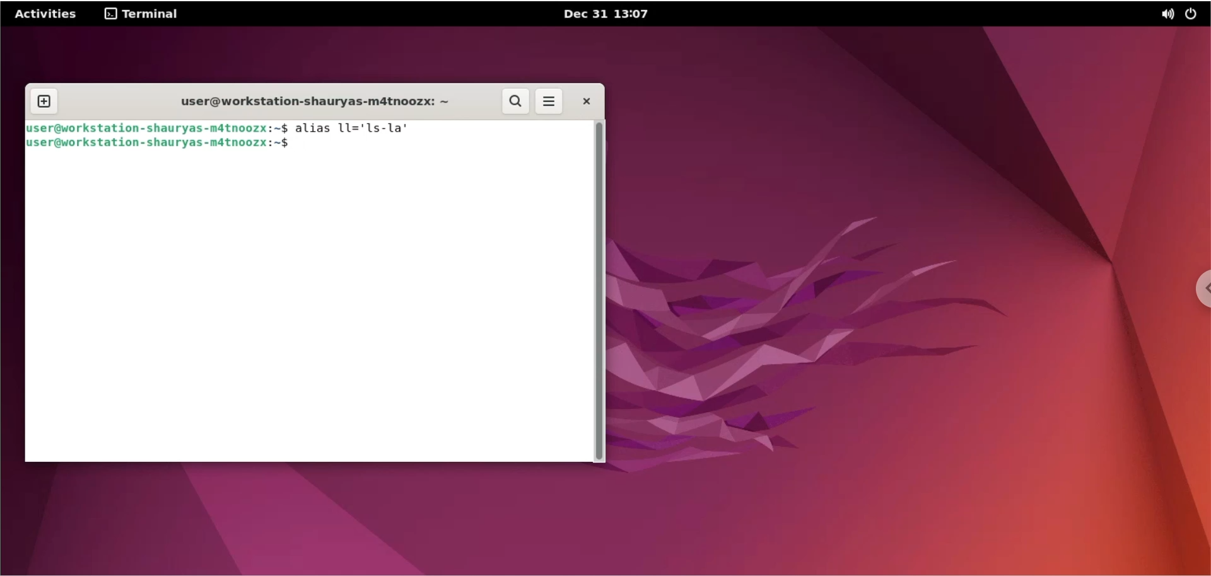  What do you see at coordinates (517, 101) in the screenshot?
I see `search` at bounding box center [517, 101].